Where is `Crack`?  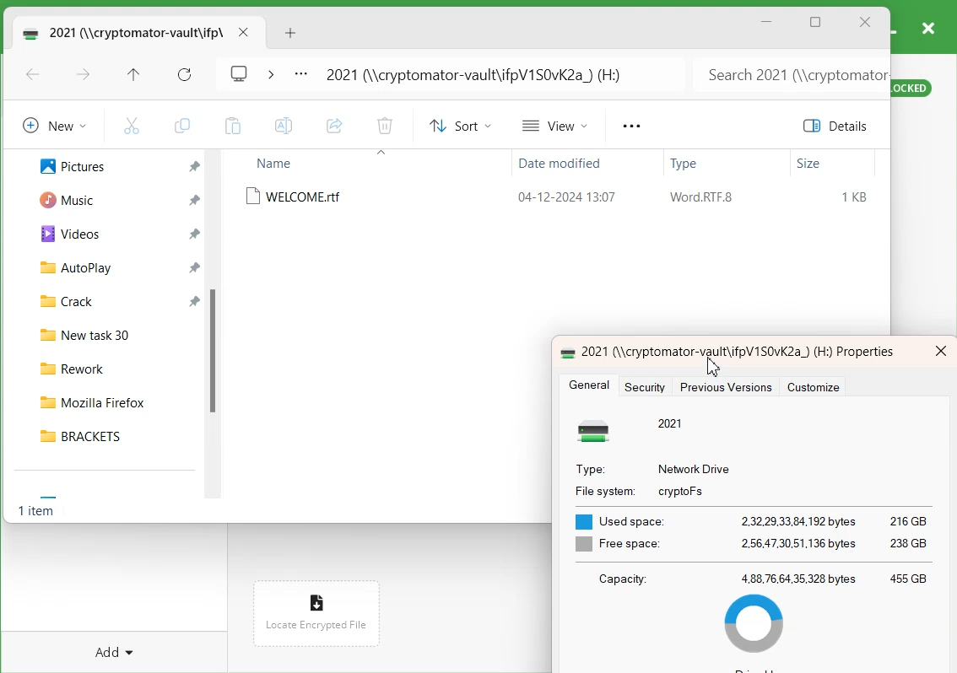
Crack is located at coordinates (59, 299).